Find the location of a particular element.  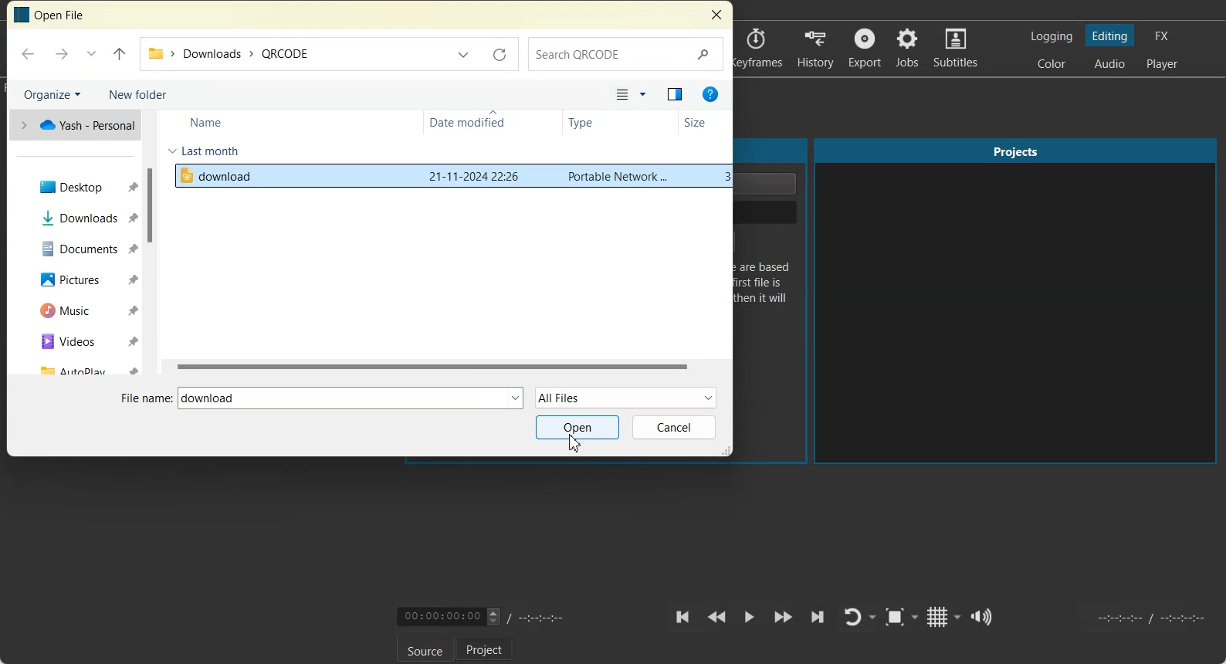

Switch to the color layout is located at coordinates (1053, 63).